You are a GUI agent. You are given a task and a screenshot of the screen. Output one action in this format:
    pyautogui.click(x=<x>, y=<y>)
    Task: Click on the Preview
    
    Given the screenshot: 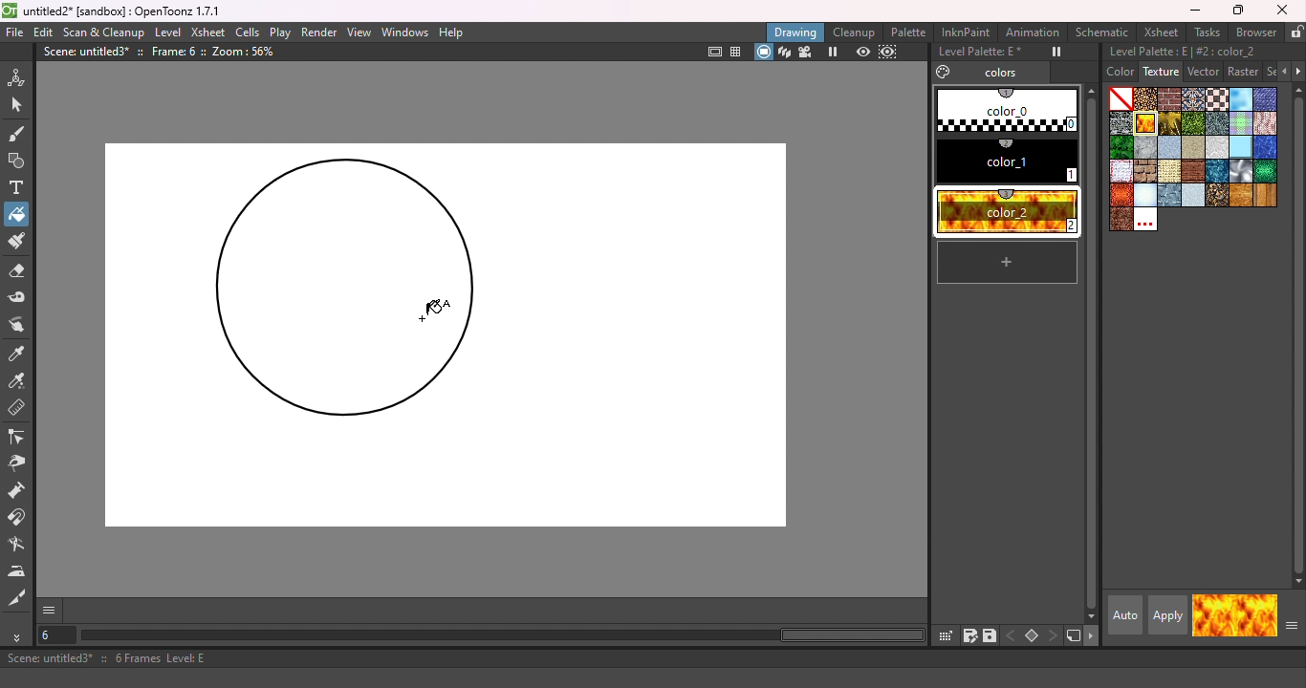 What is the action you would take?
    pyautogui.click(x=860, y=52)
    